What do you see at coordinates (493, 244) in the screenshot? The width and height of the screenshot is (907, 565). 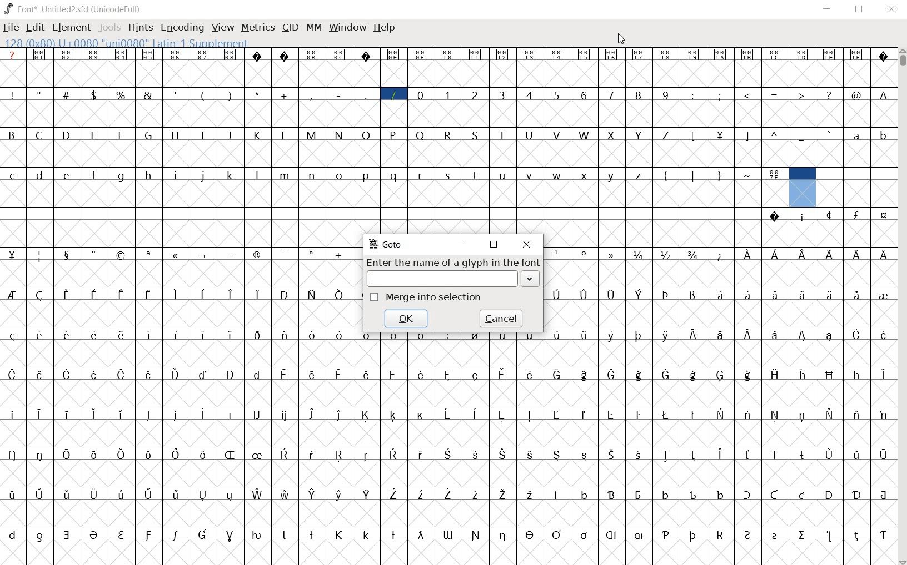 I see `Maximize` at bounding box center [493, 244].